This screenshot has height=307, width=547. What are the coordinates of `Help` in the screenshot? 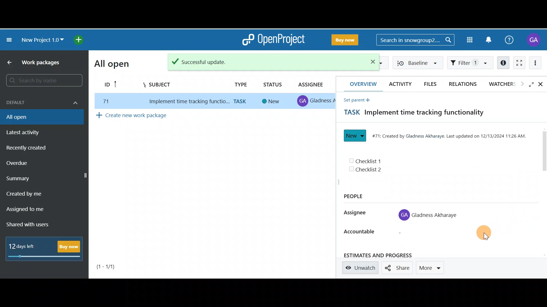 It's located at (511, 42).